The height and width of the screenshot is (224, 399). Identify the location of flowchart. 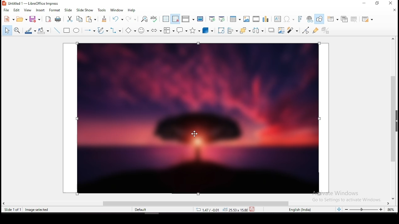
(169, 30).